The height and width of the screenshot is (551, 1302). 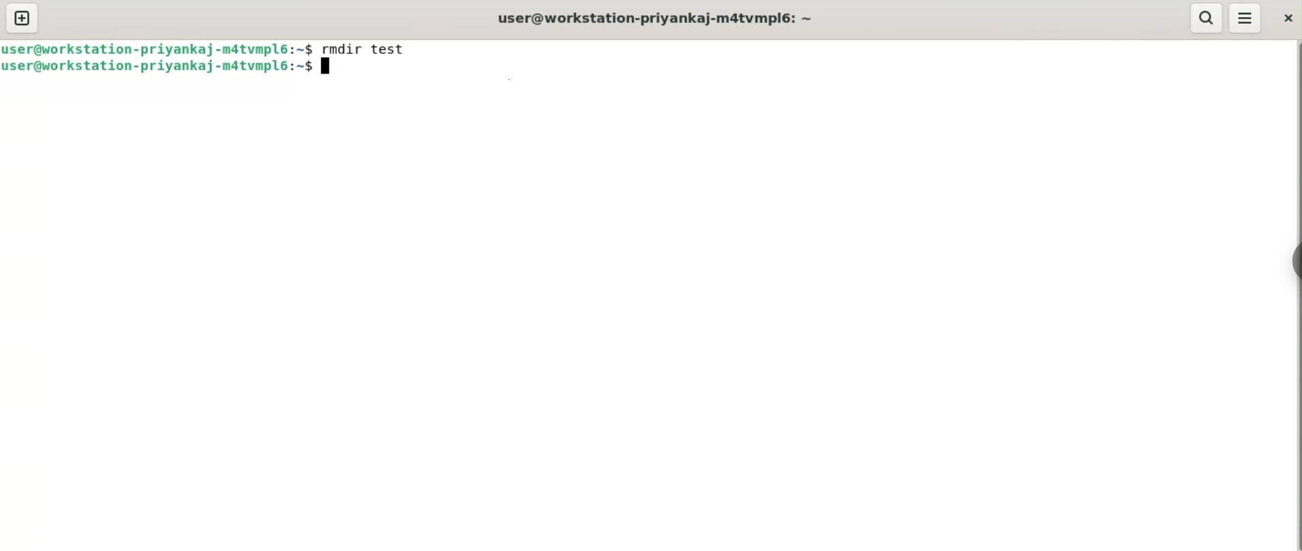 What do you see at coordinates (24, 18) in the screenshot?
I see `new tab` at bounding box center [24, 18].